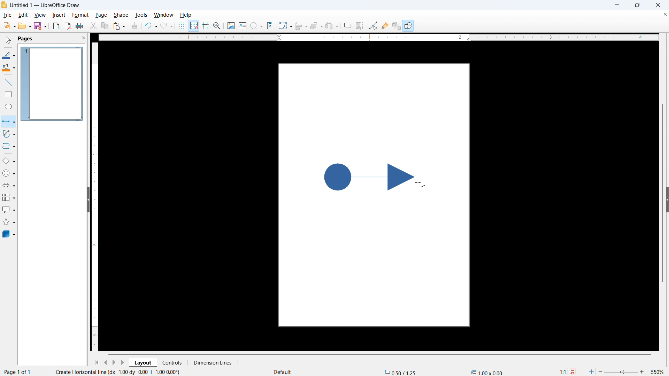 This screenshot has width=669, height=376. What do you see at coordinates (217, 26) in the screenshot?
I see `Zoom ` at bounding box center [217, 26].